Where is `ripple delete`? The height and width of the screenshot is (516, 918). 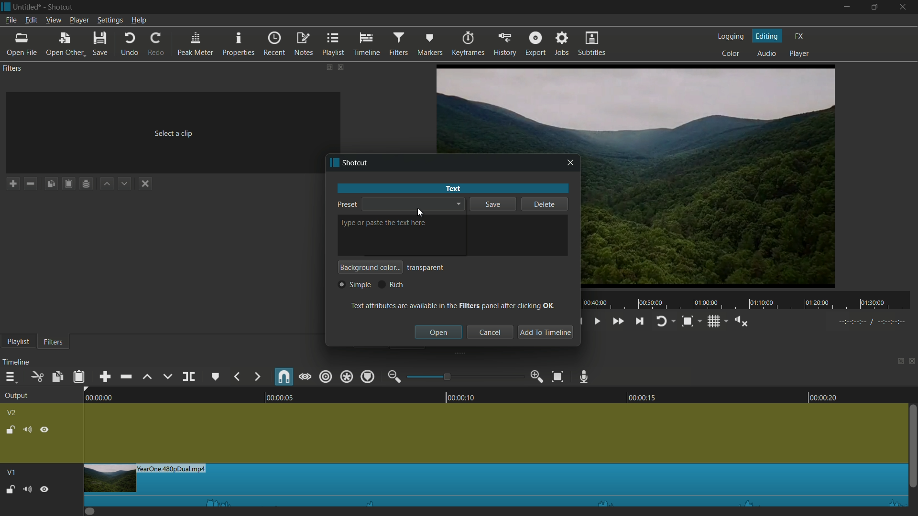
ripple delete is located at coordinates (124, 377).